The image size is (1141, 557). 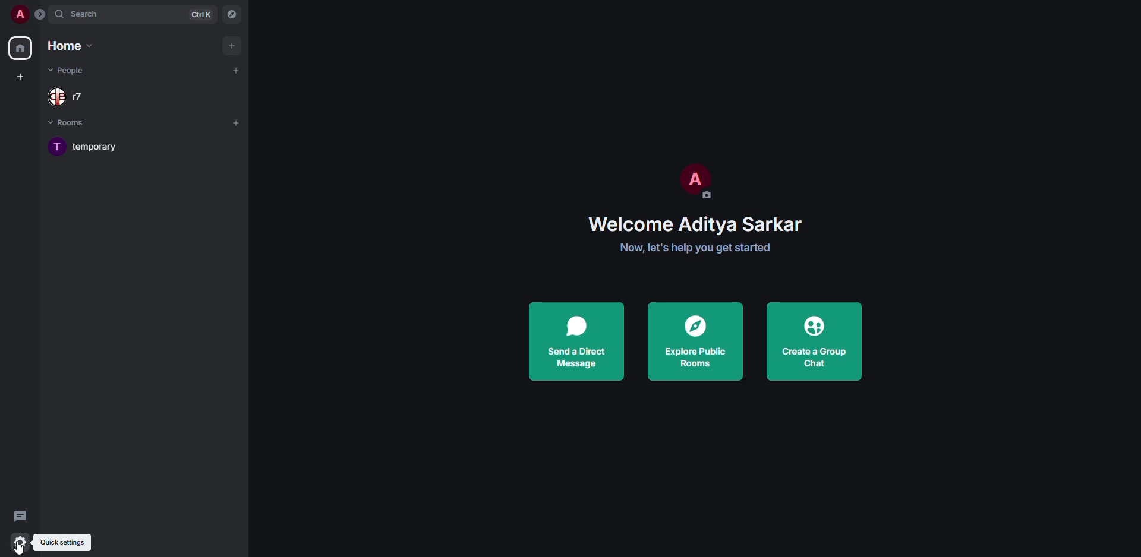 I want to click on get started, so click(x=700, y=248).